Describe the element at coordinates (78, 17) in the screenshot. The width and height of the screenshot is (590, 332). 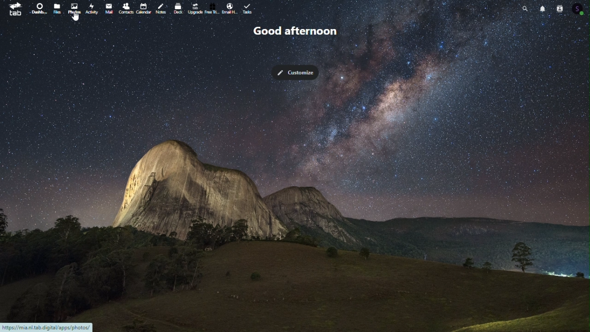
I see `cursor` at that location.